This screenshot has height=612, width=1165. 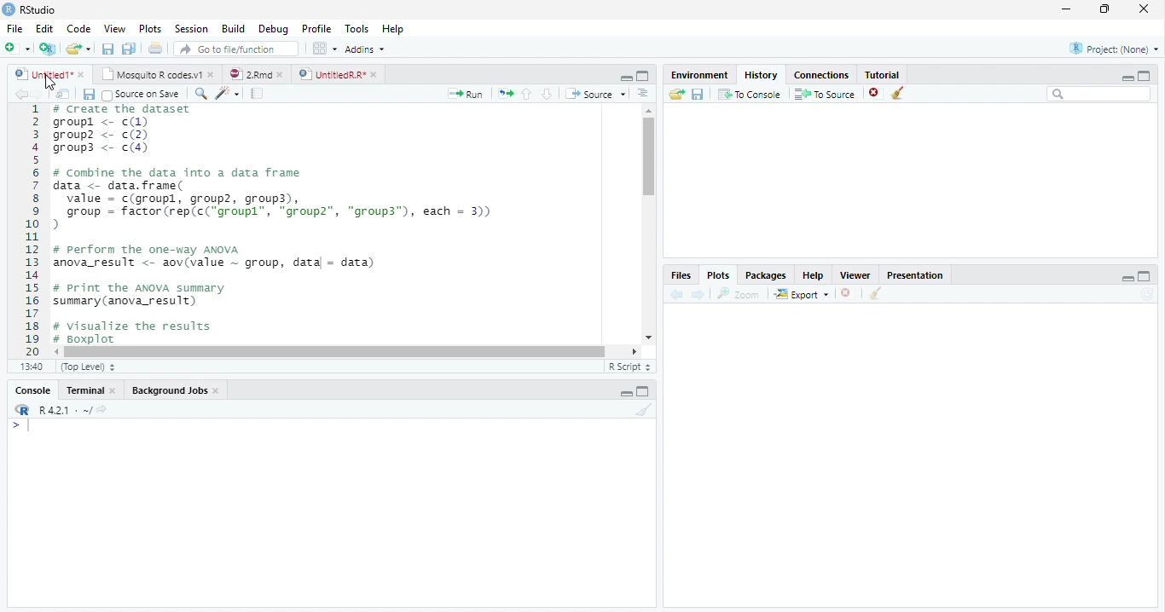 What do you see at coordinates (22, 95) in the screenshot?
I see `Back ` at bounding box center [22, 95].